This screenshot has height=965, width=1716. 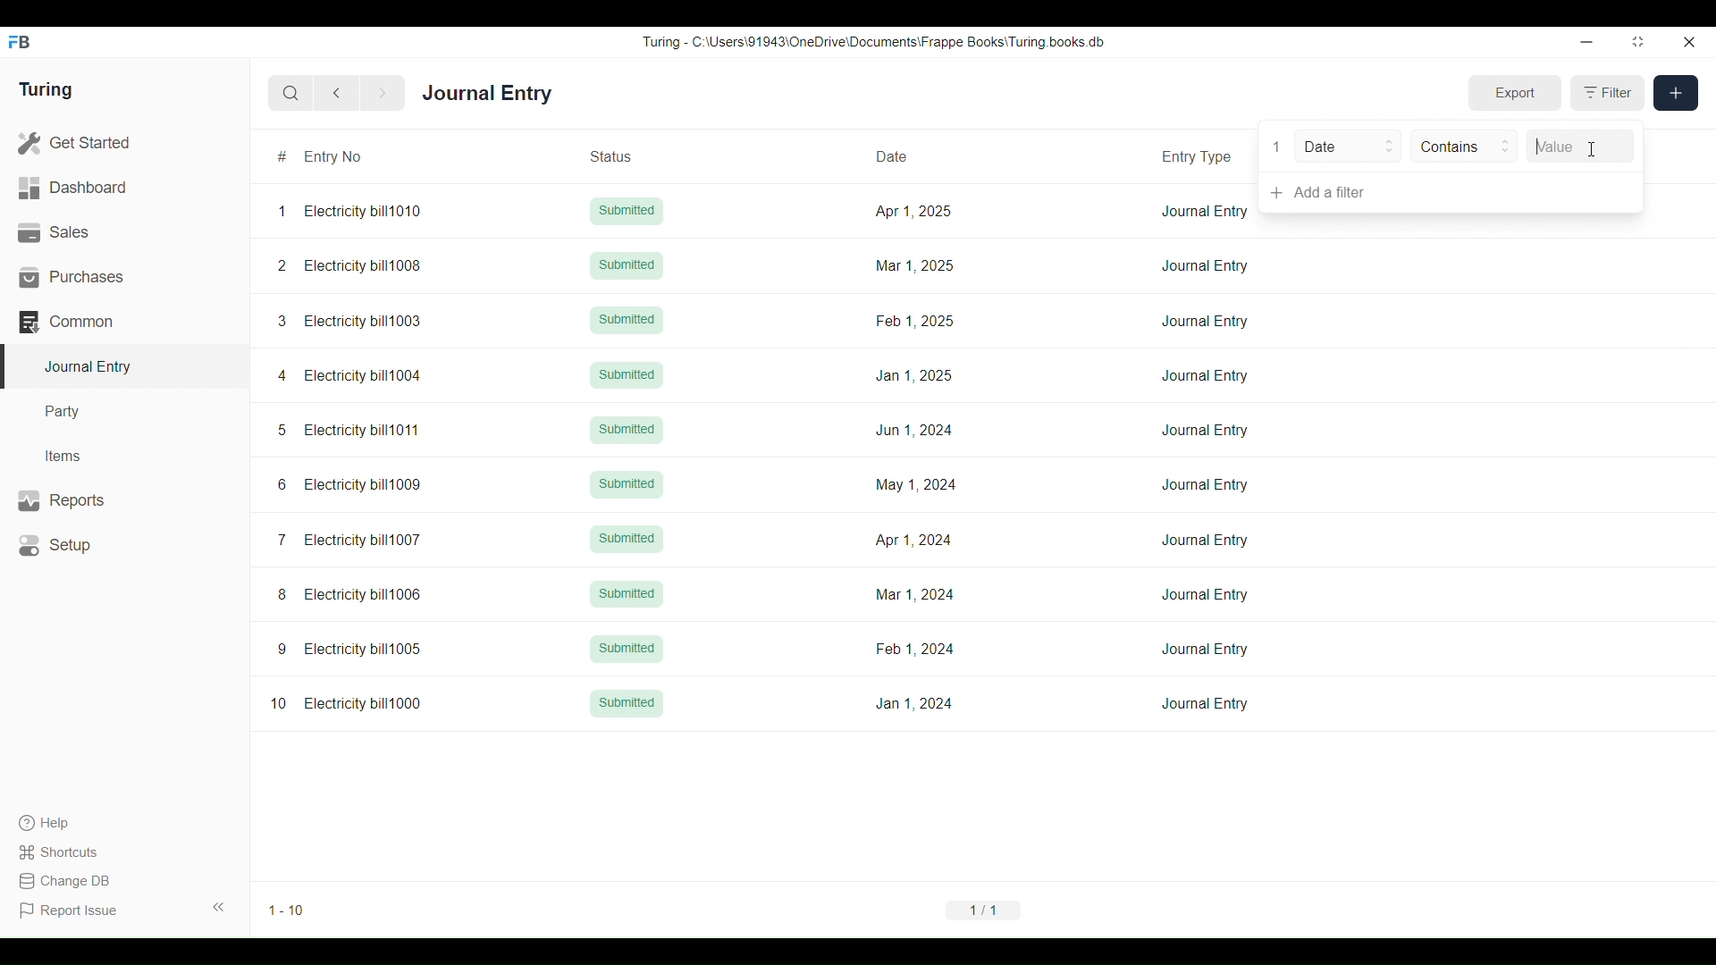 What do you see at coordinates (1277, 147) in the screenshot?
I see `1` at bounding box center [1277, 147].